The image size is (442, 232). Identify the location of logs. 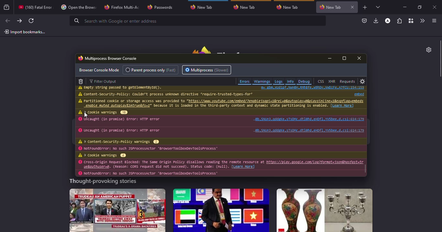
(278, 81).